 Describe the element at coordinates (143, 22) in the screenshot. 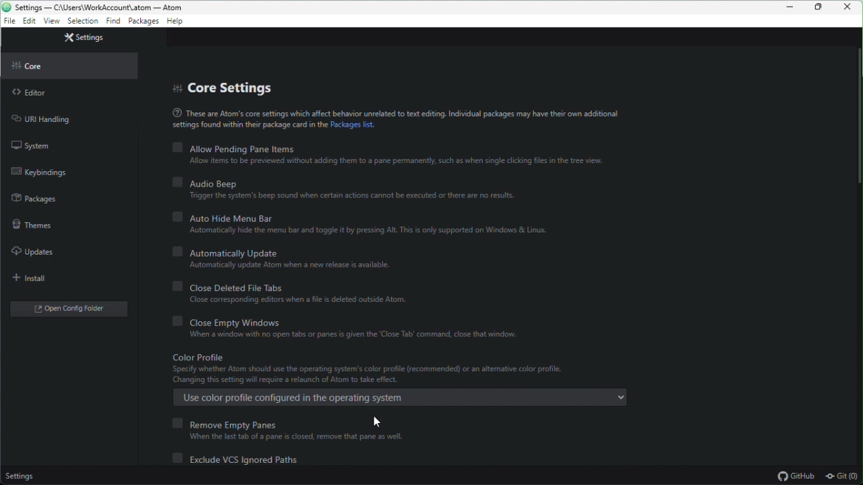

I see `Packages` at that location.